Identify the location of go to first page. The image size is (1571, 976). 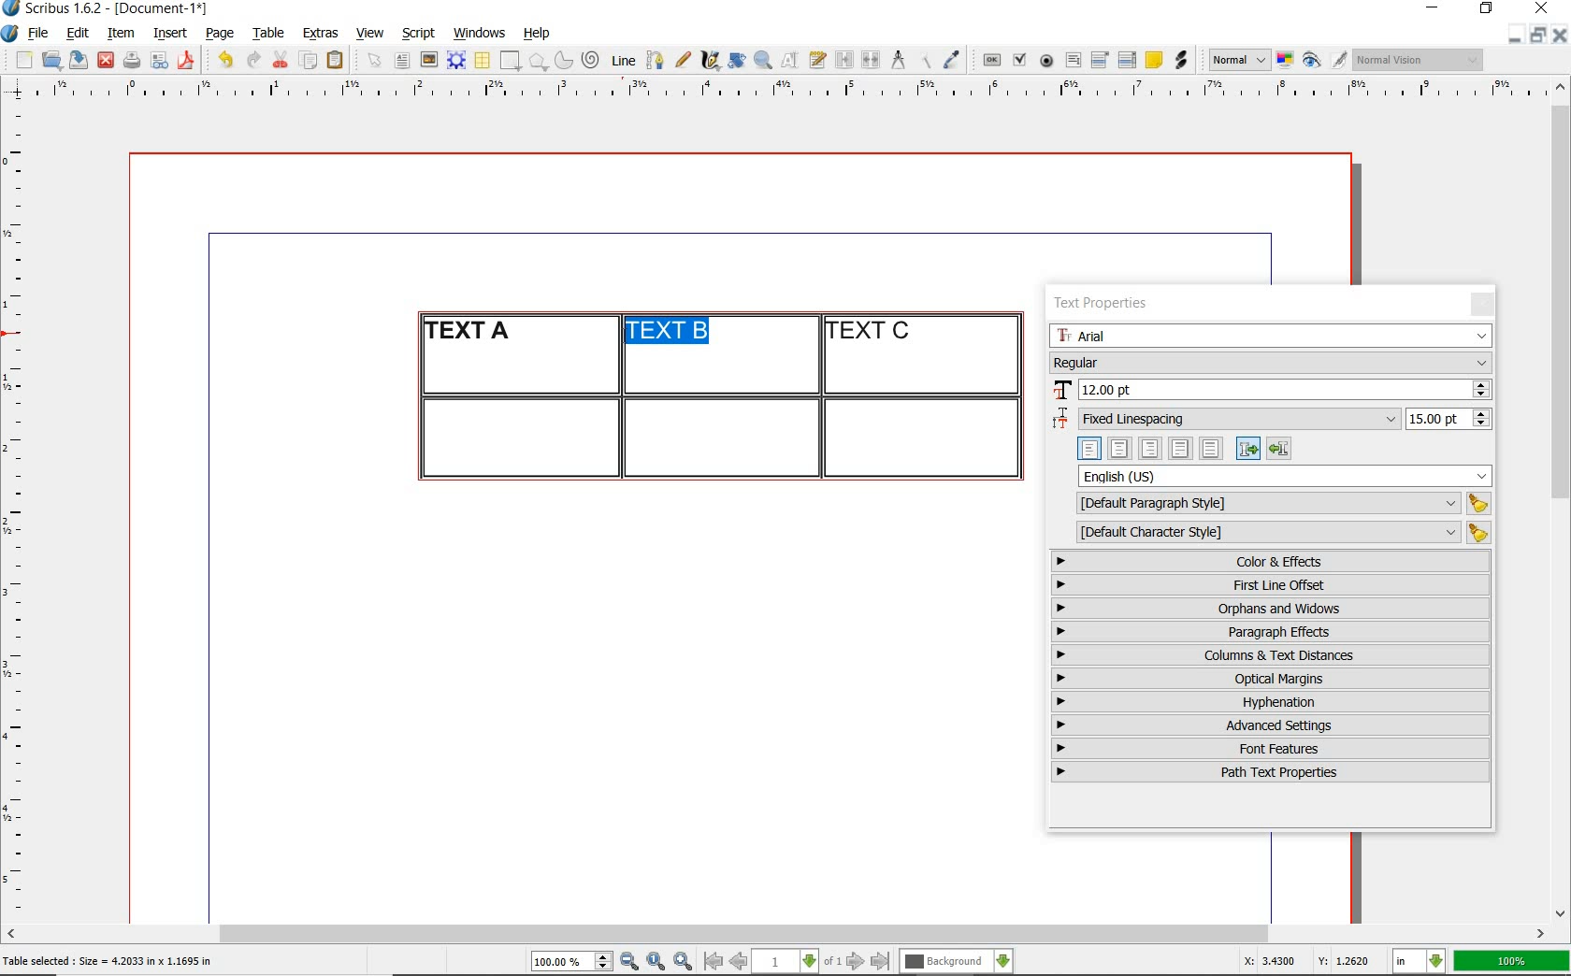
(712, 961).